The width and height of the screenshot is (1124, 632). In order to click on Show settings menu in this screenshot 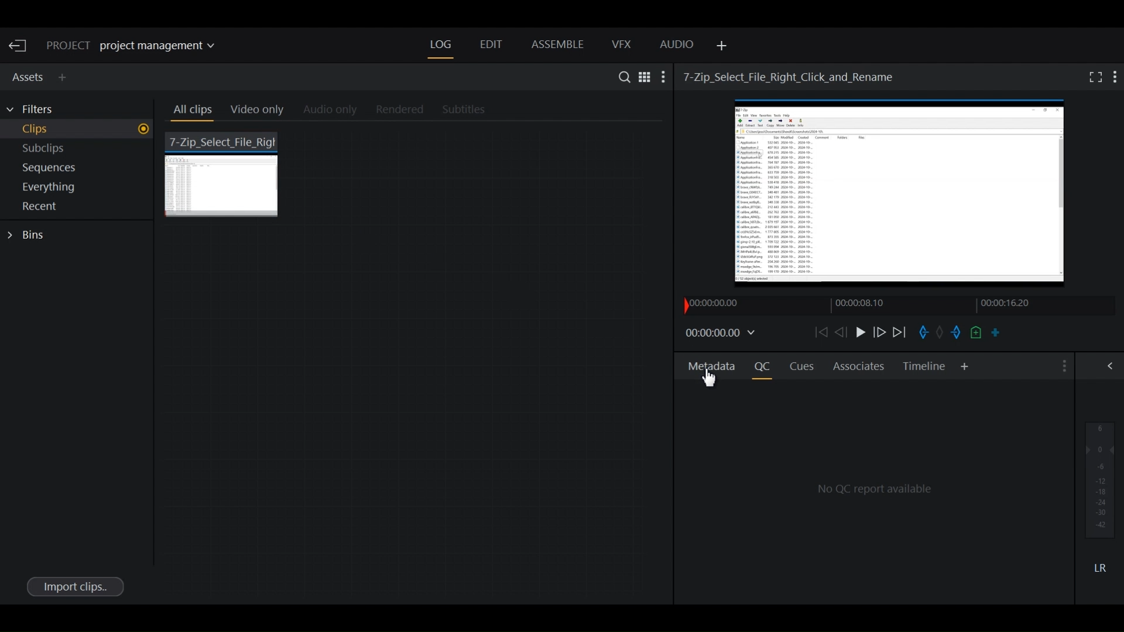, I will do `click(1063, 366)`.